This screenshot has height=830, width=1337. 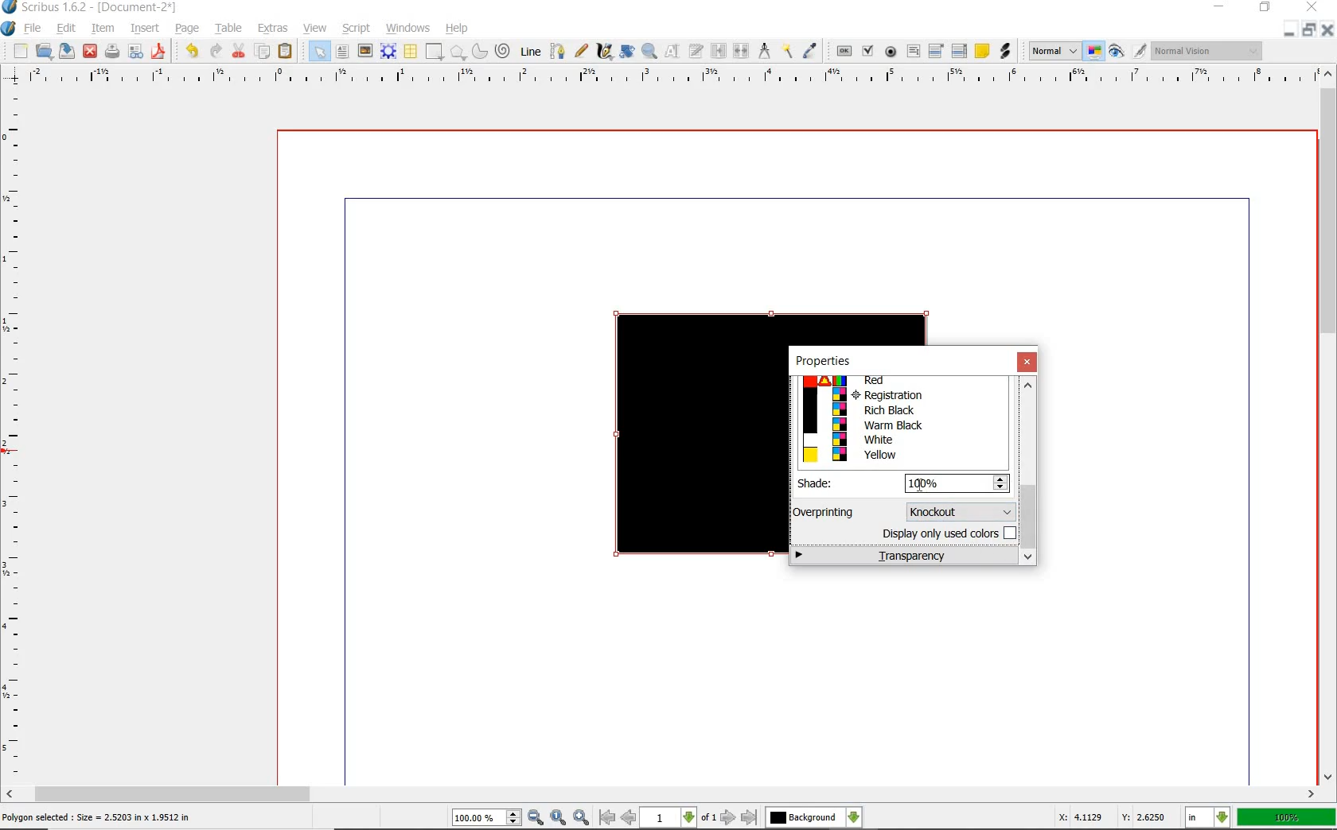 I want to click on copy item properties, so click(x=787, y=53).